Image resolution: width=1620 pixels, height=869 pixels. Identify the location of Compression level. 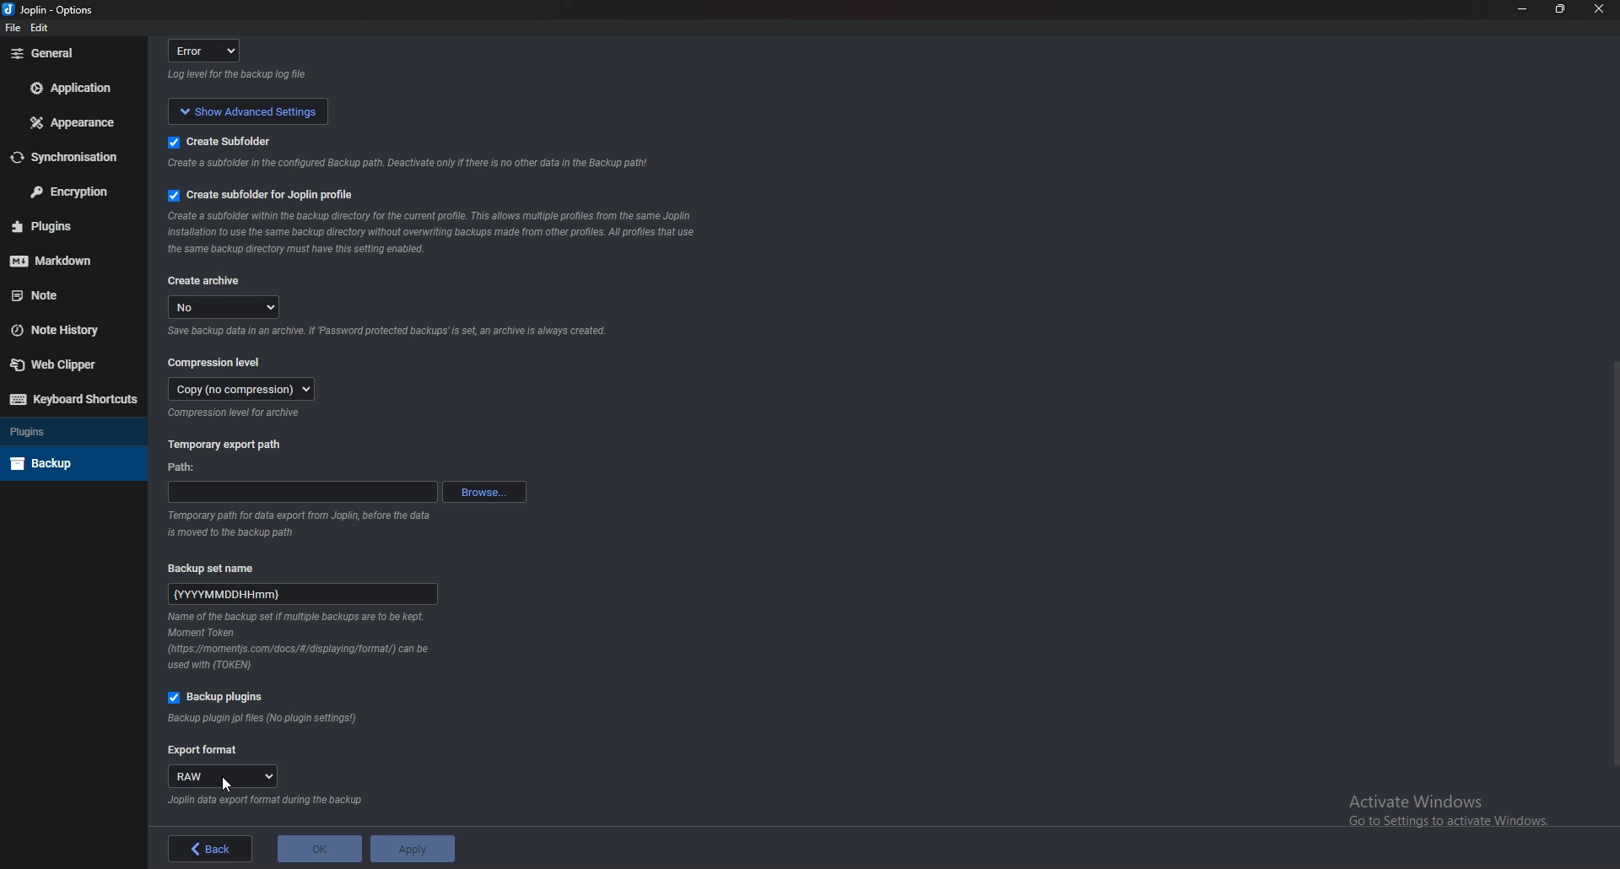
(218, 361).